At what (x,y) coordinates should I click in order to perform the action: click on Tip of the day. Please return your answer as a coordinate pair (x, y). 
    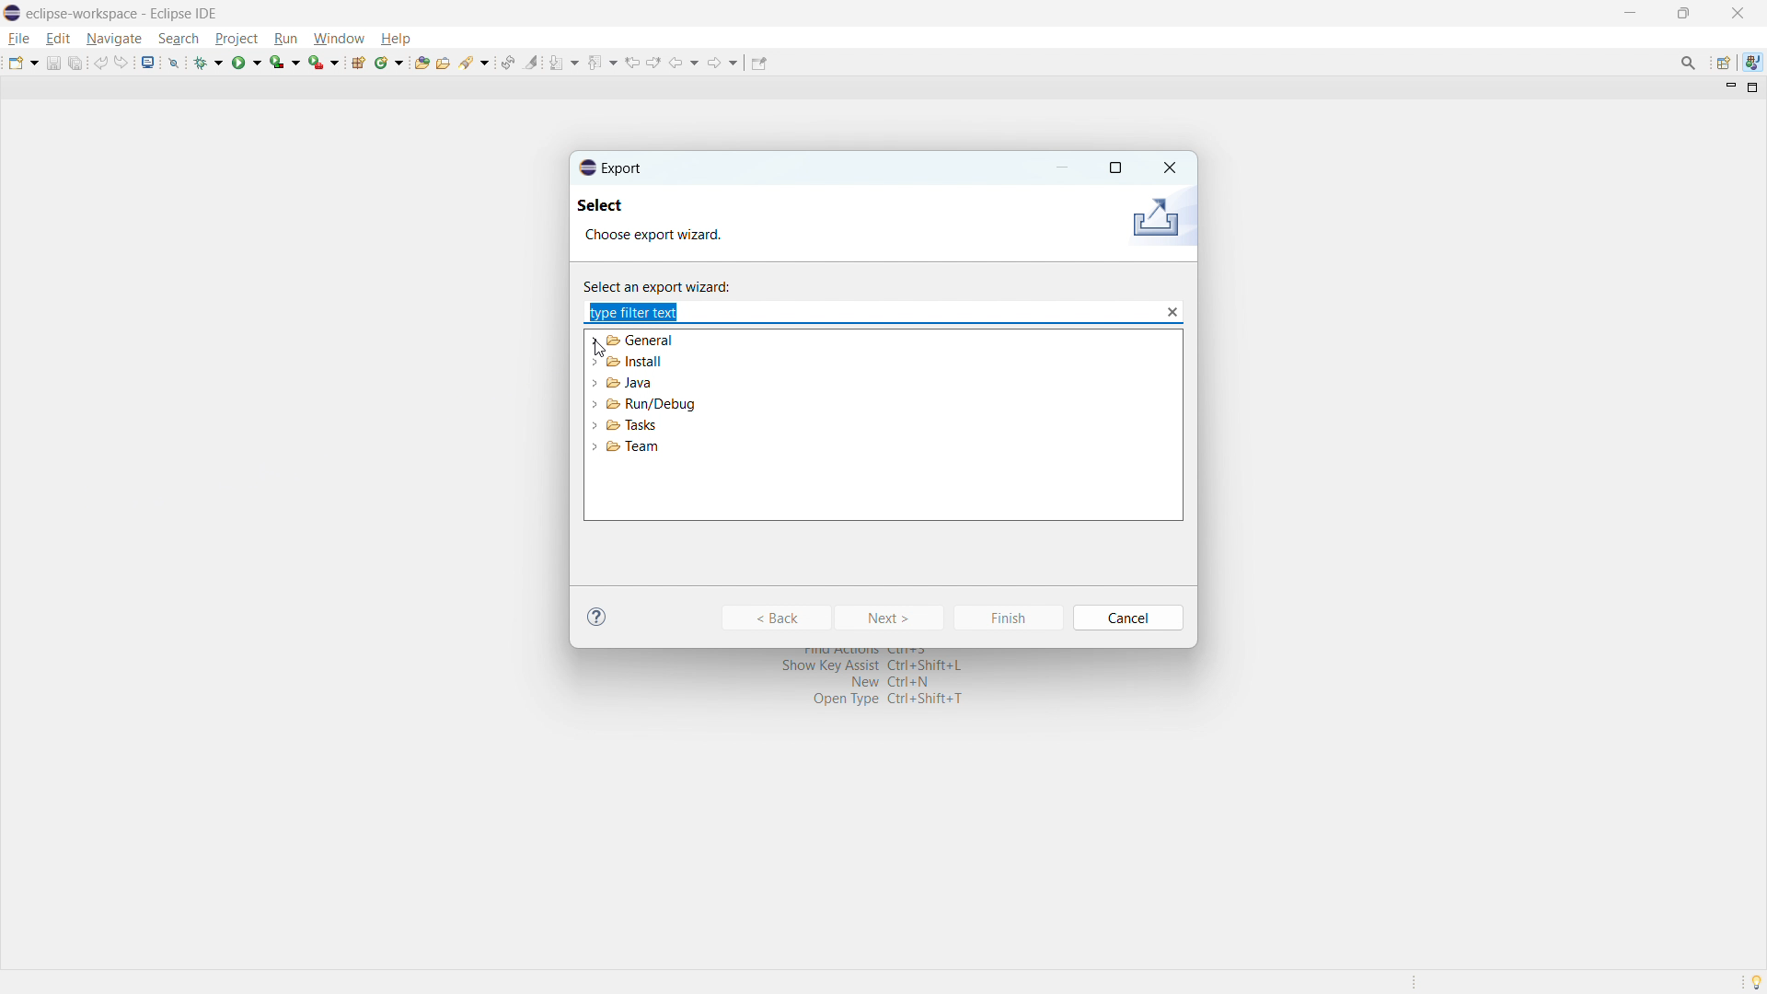
    Looking at the image, I should click on (1747, 983).